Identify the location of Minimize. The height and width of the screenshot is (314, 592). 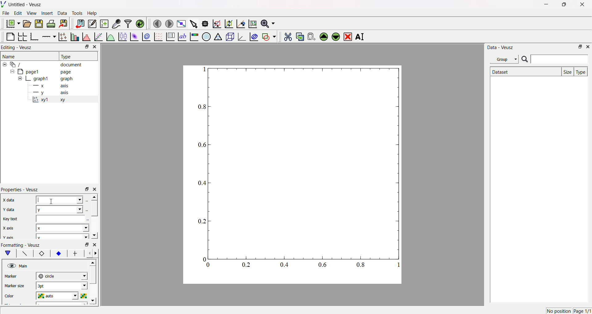
(85, 47).